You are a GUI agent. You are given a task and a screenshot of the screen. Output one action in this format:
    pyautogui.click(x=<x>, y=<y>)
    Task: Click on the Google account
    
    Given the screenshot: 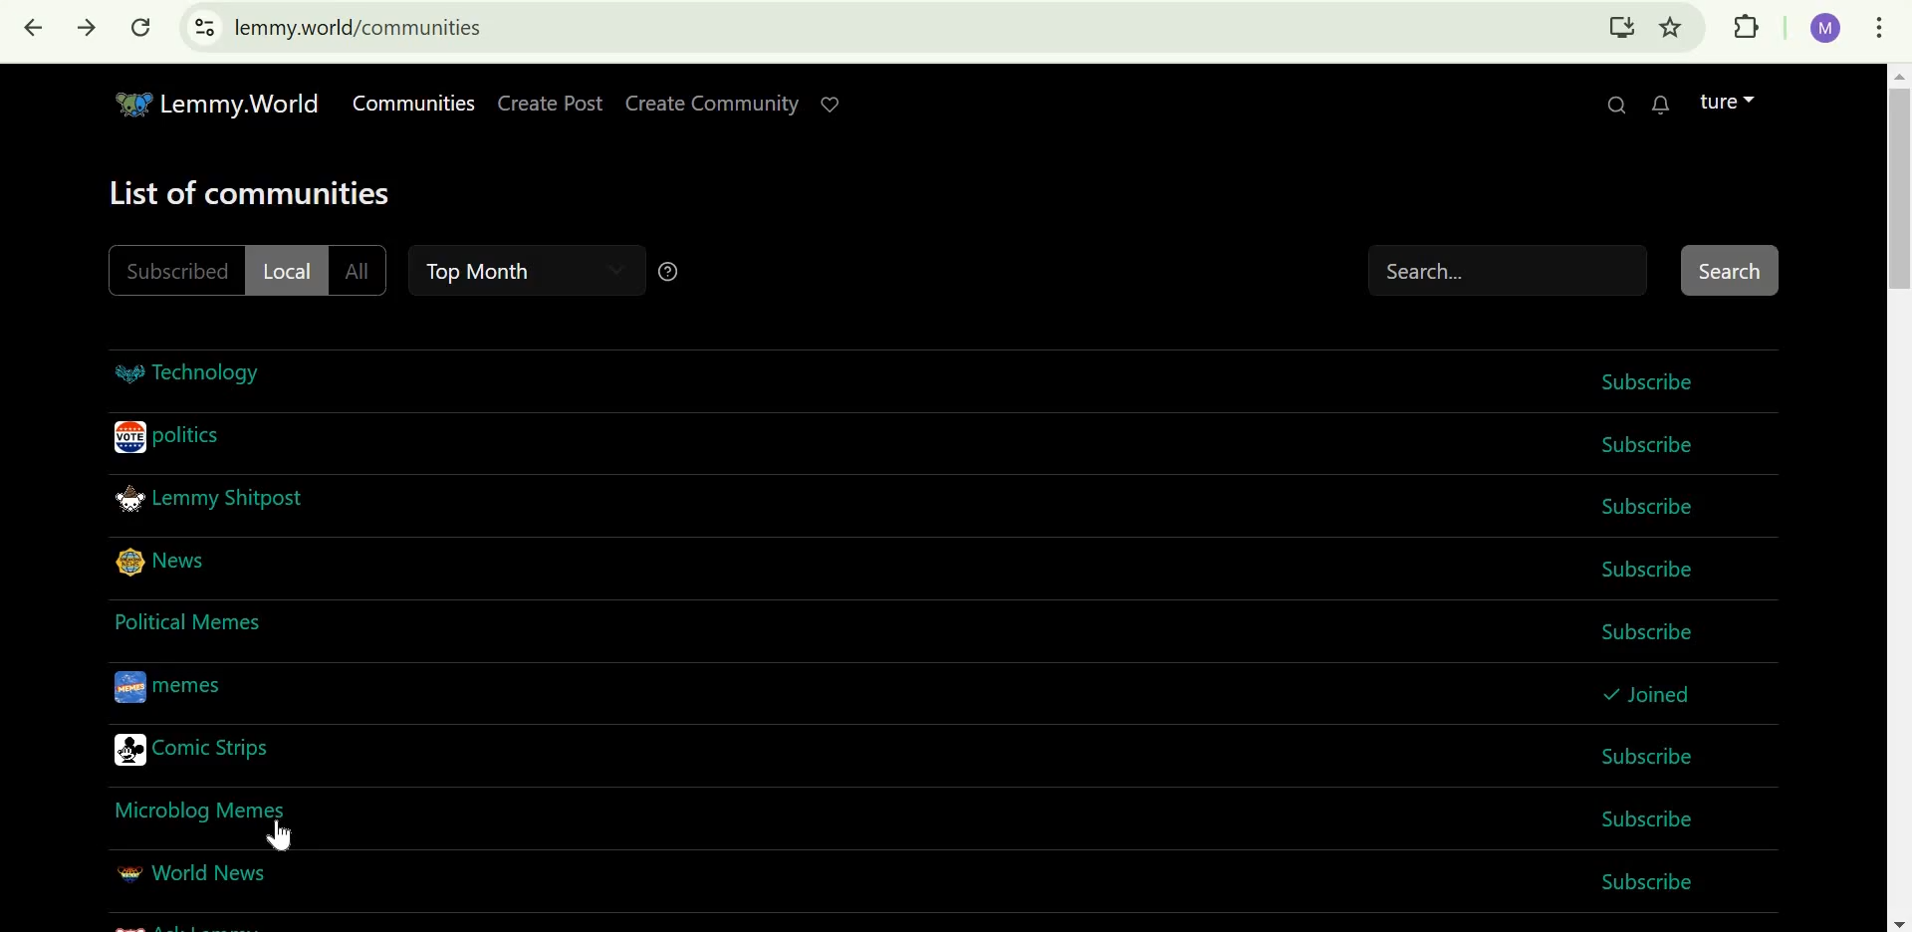 What is the action you would take?
    pyautogui.click(x=1828, y=28)
    